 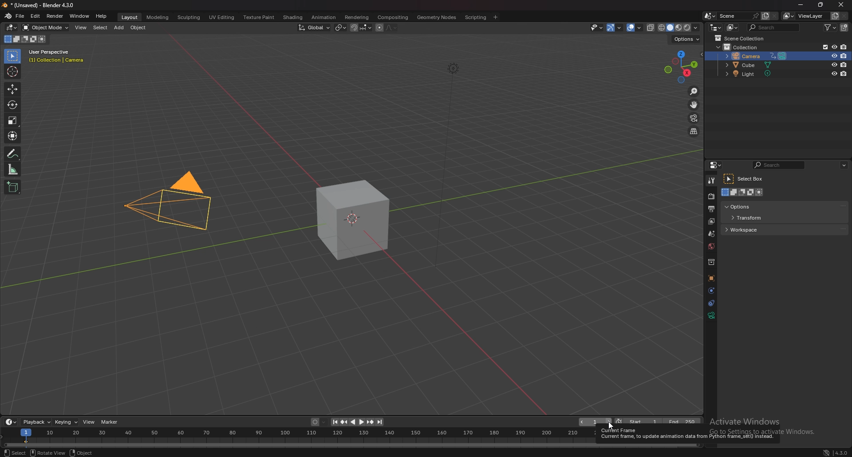 I want to click on add, so click(x=119, y=28).